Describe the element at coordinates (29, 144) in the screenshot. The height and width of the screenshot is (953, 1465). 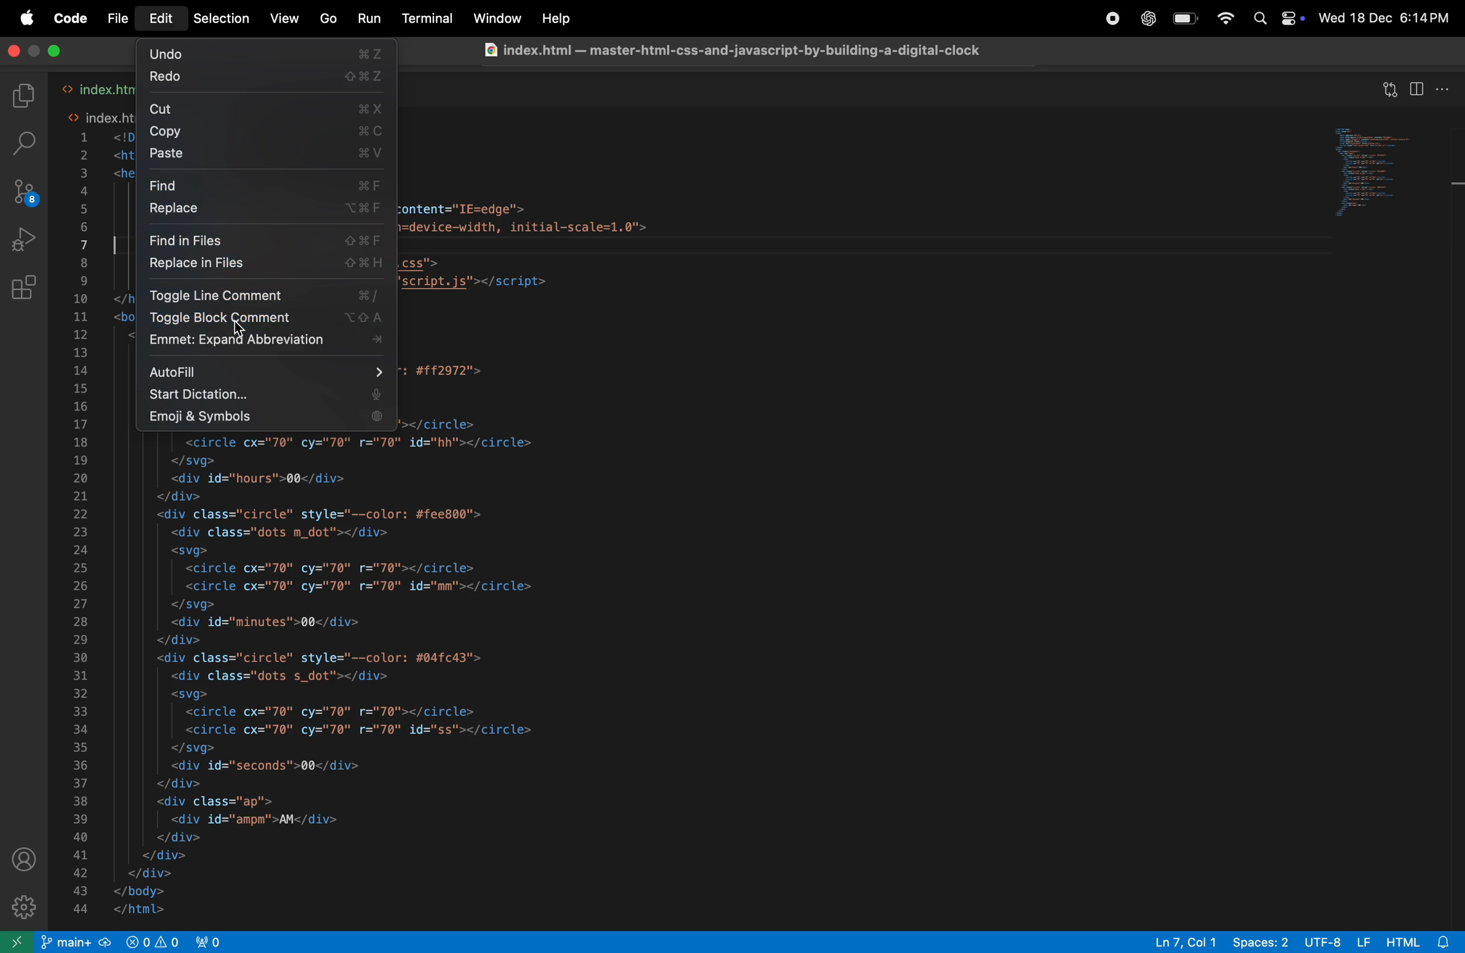
I see `search` at that location.